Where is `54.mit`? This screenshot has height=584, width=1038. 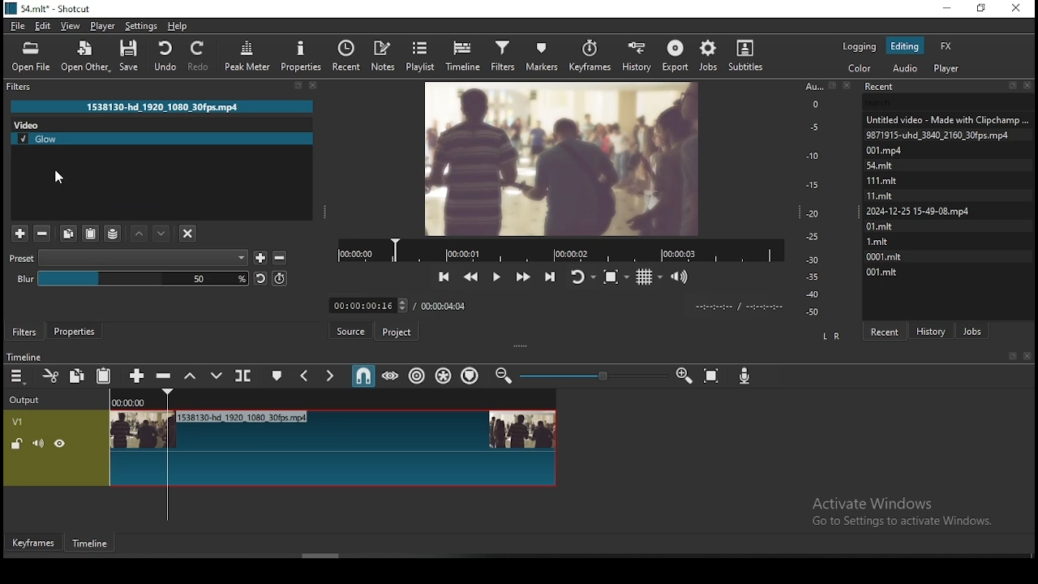 54.mit is located at coordinates (899, 164).